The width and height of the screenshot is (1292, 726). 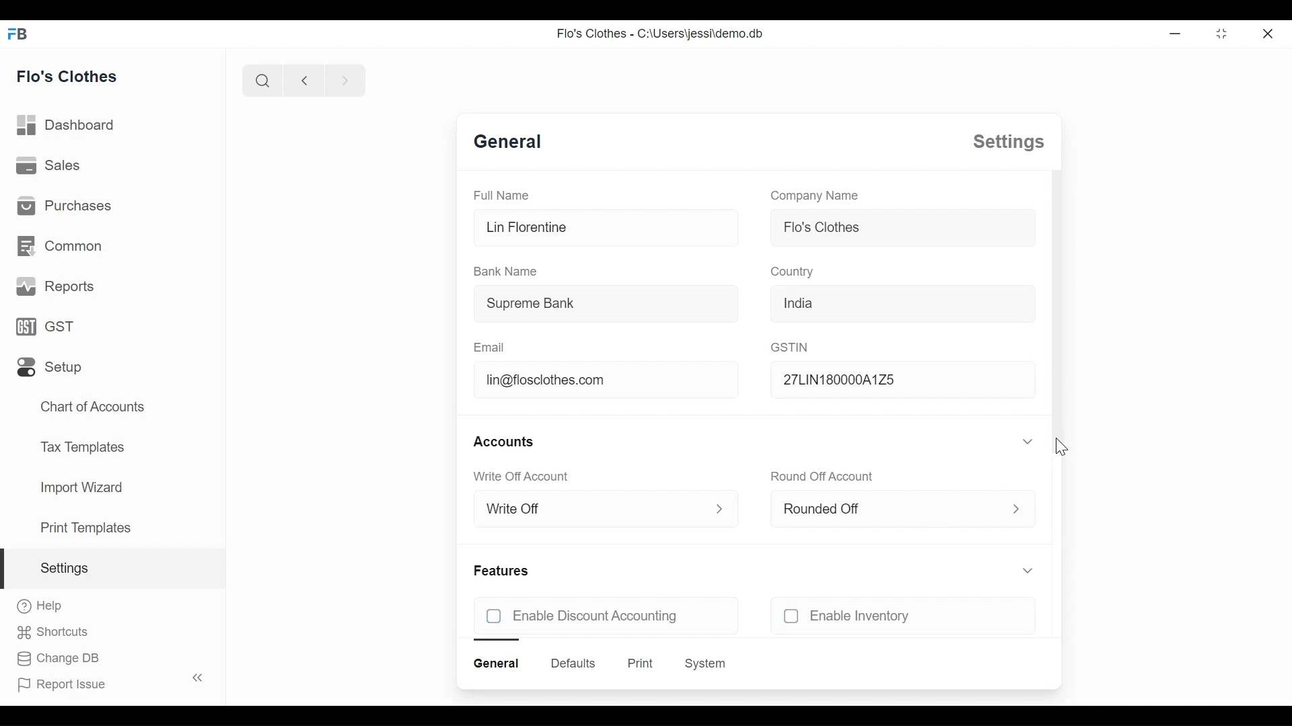 I want to click on Print, so click(x=639, y=663).